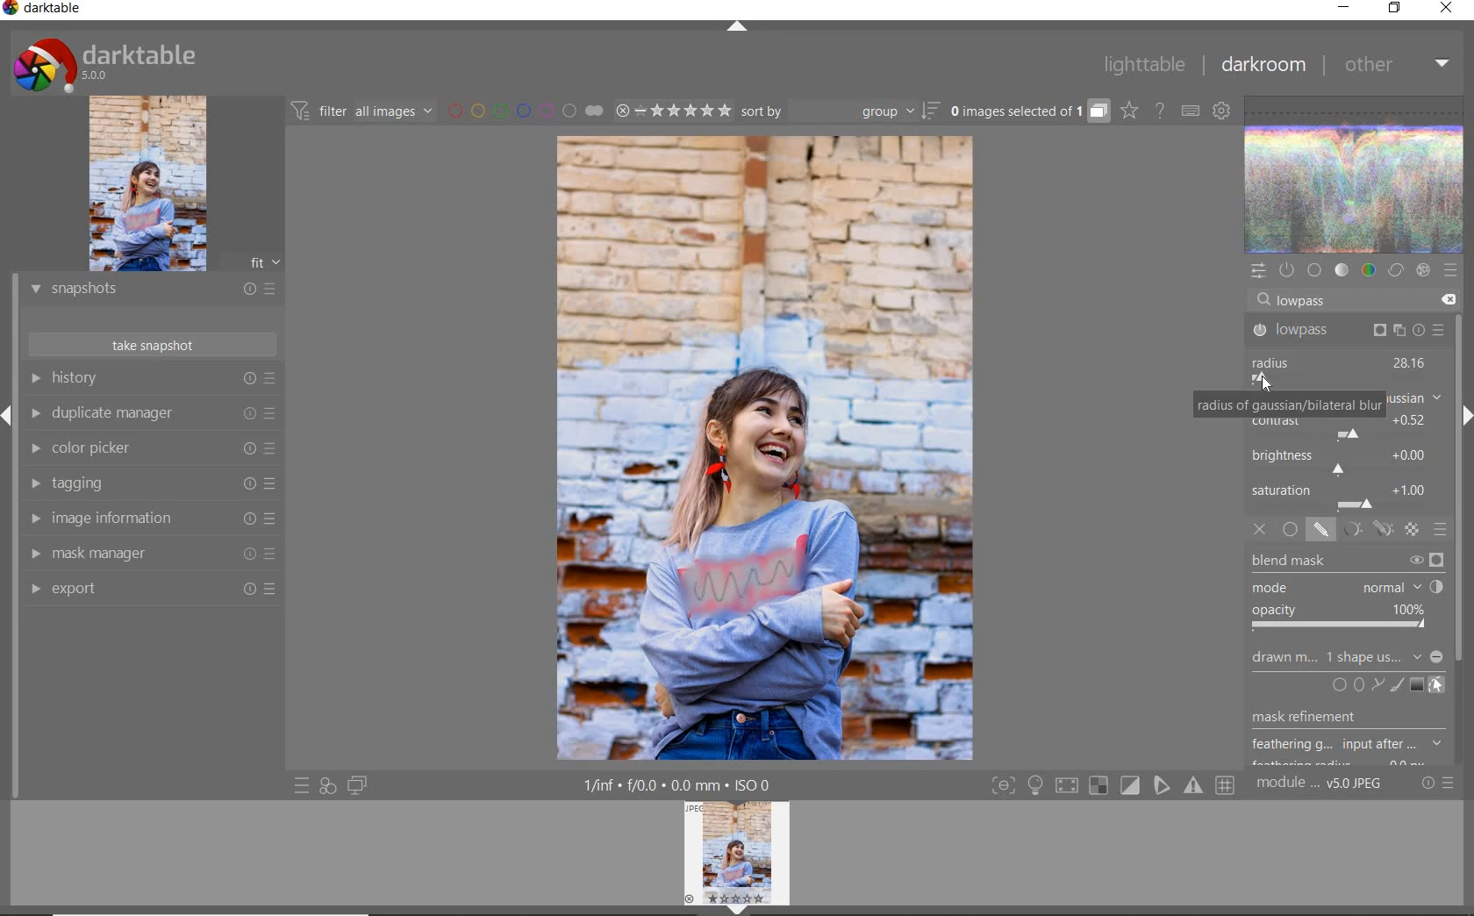  I want to click on image information, so click(150, 521).